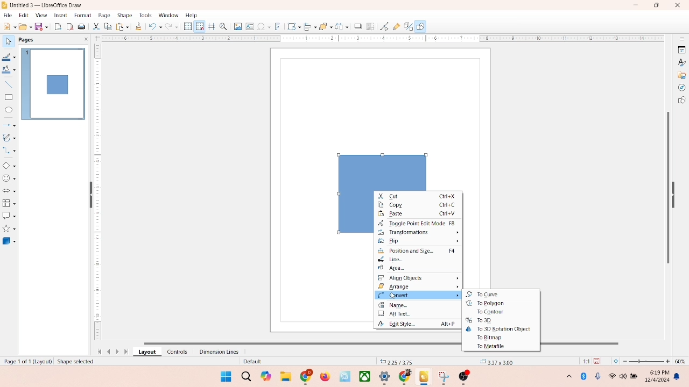 This screenshot has height=387, width=689. Describe the element at coordinates (8, 14) in the screenshot. I see `file` at that location.